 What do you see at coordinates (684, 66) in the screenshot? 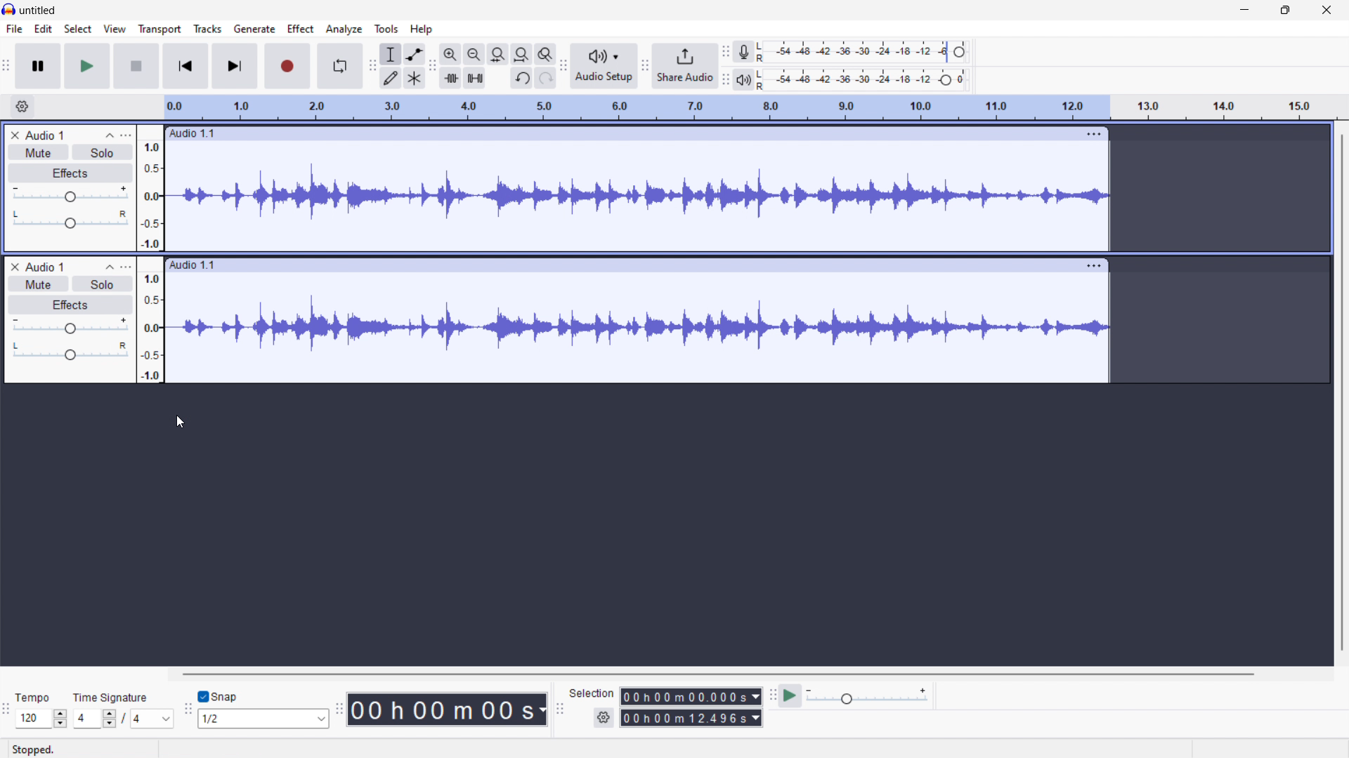
I see `share audio` at bounding box center [684, 66].